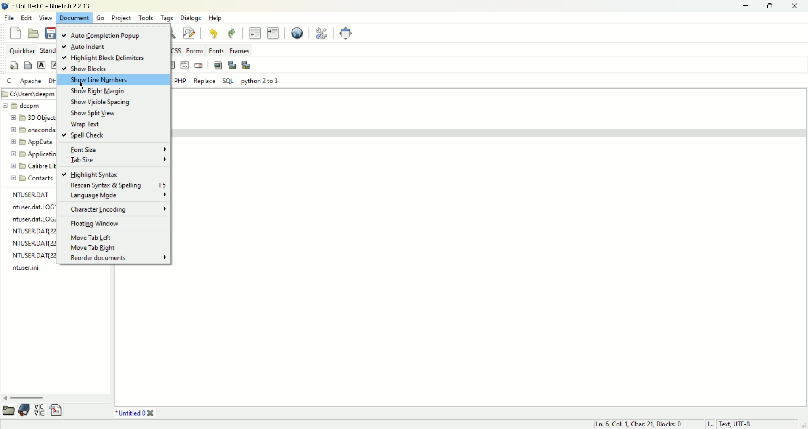 This screenshot has height=429, width=808. What do you see at coordinates (46, 17) in the screenshot?
I see `view` at bounding box center [46, 17].